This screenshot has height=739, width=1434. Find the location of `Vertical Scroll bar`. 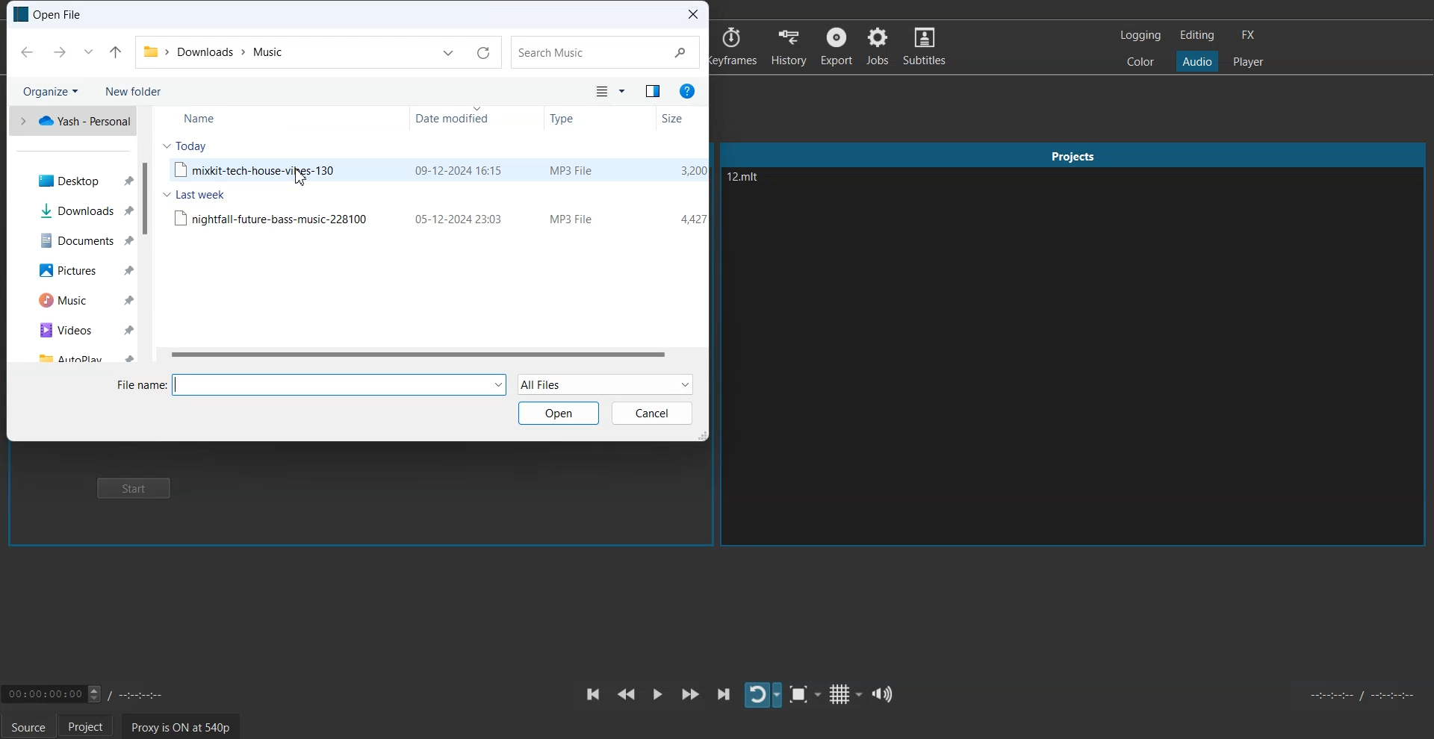

Vertical Scroll bar is located at coordinates (146, 236).